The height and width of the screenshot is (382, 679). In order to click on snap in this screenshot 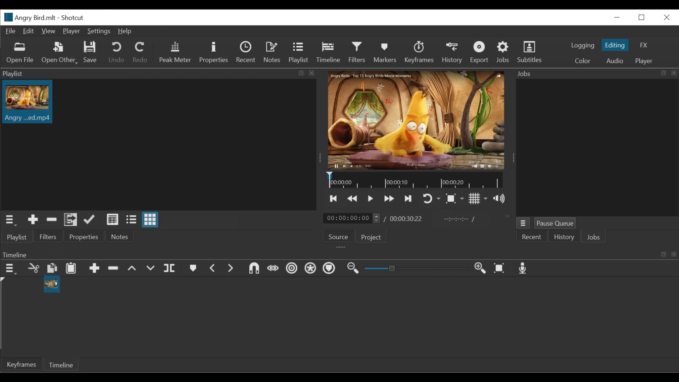, I will do `click(254, 268)`.